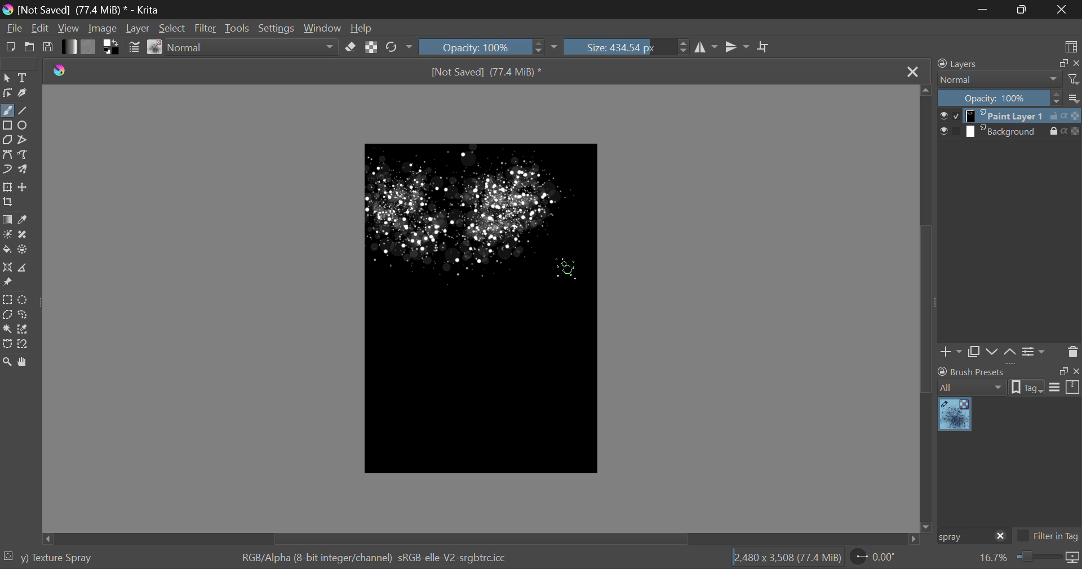  What do you see at coordinates (7, 250) in the screenshot?
I see `Fill` at bounding box center [7, 250].